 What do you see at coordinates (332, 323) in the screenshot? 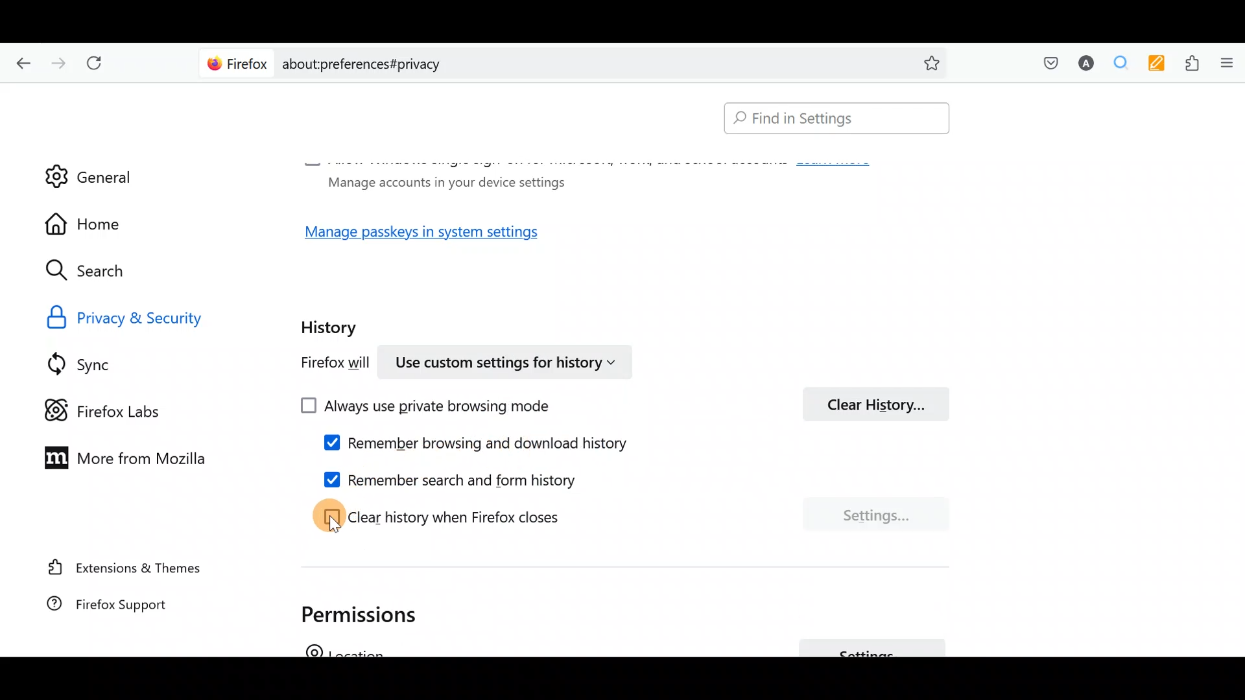
I see `History` at bounding box center [332, 323].